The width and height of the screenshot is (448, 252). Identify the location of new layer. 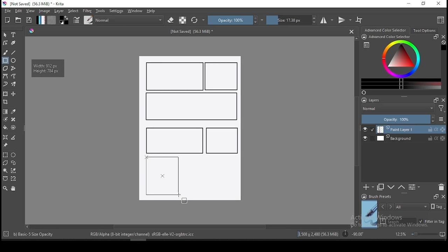
(369, 187).